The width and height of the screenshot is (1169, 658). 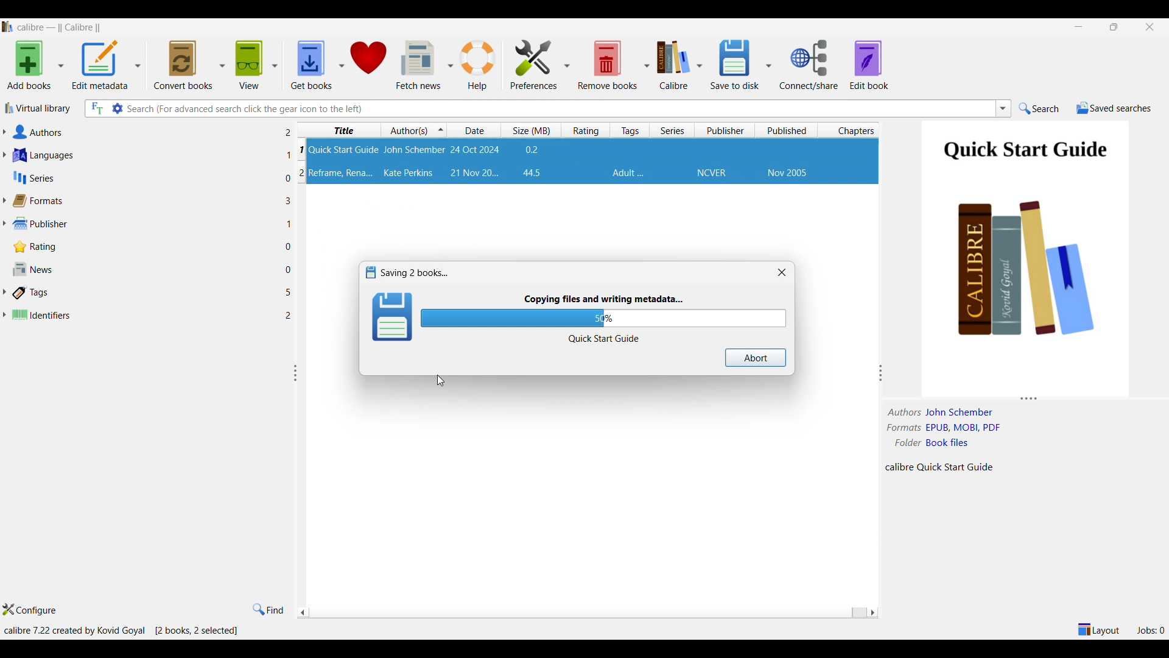 What do you see at coordinates (588, 130) in the screenshot?
I see `Rating column` at bounding box center [588, 130].